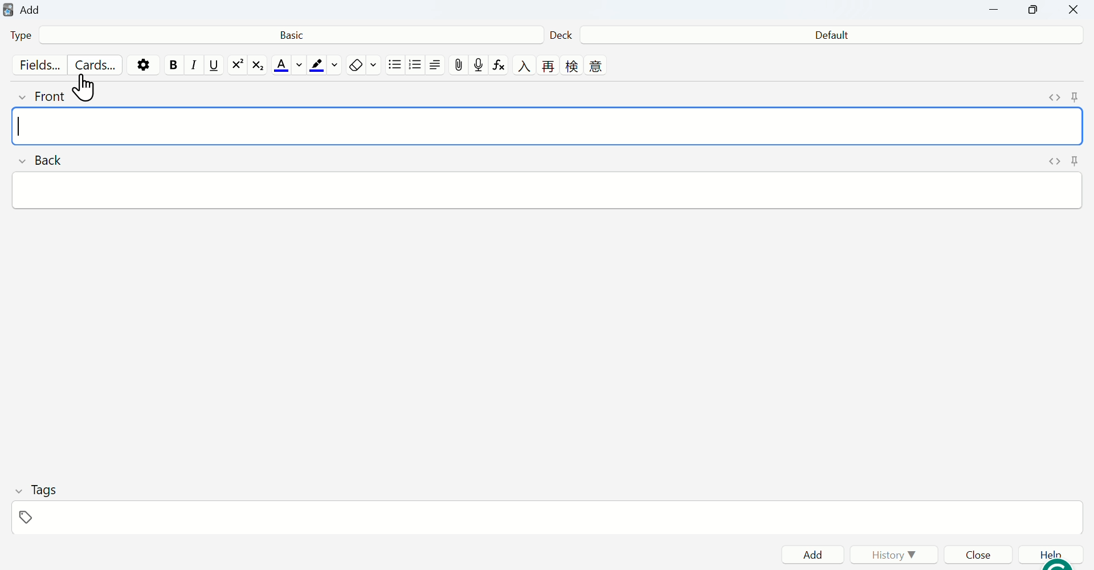 This screenshot has width=1094, height=570. I want to click on Default, so click(834, 35).